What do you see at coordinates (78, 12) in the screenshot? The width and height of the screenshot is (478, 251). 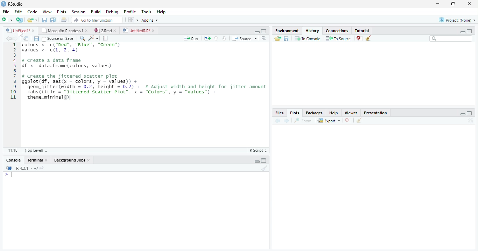 I see `Session` at bounding box center [78, 12].